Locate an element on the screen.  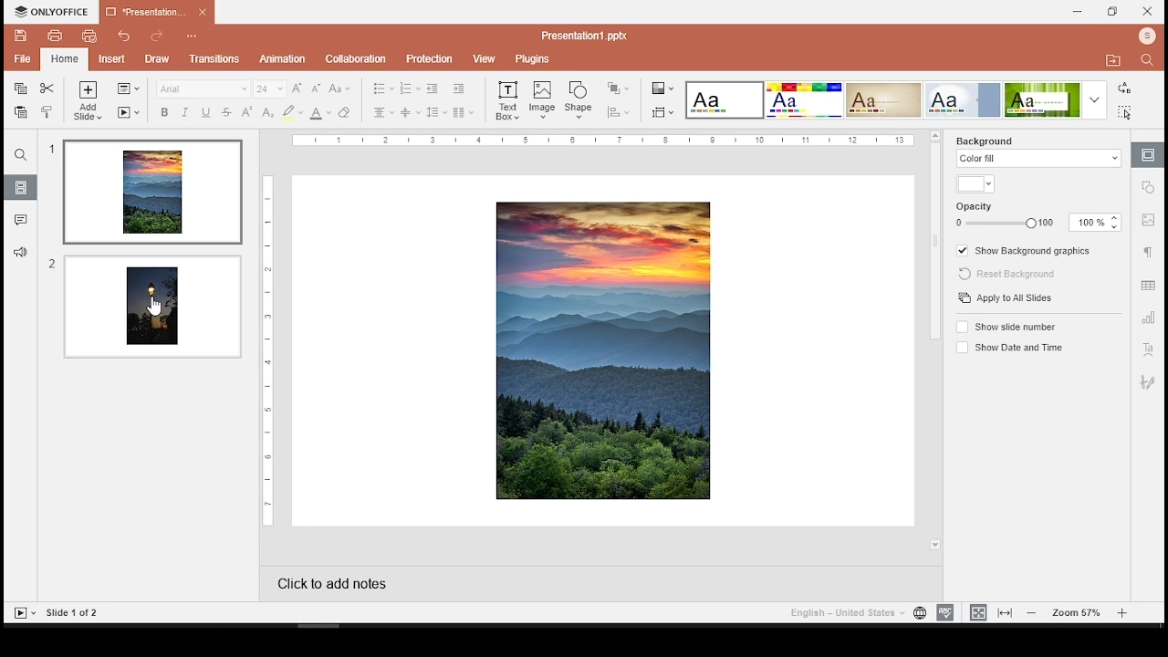
change color theme is located at coordinates (662, 88).